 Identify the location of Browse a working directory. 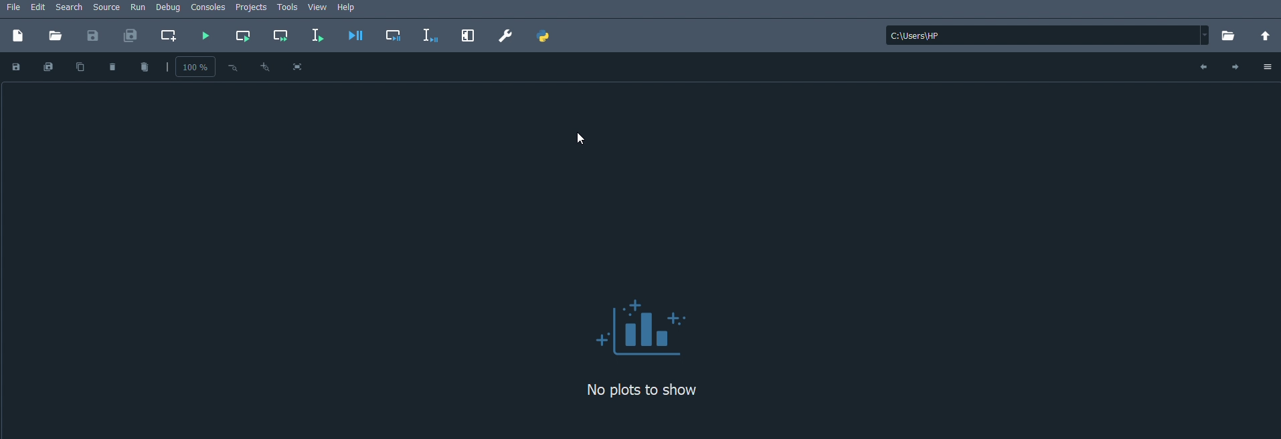
(1230, 36).